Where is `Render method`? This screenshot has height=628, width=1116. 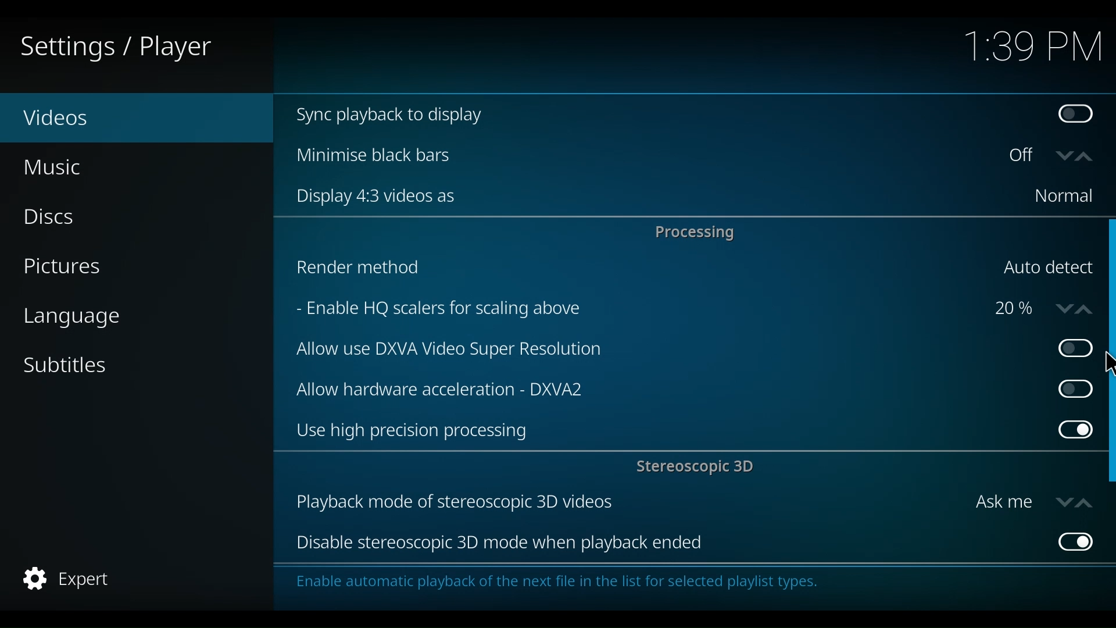 Render method is located at coordinates (636, 270).